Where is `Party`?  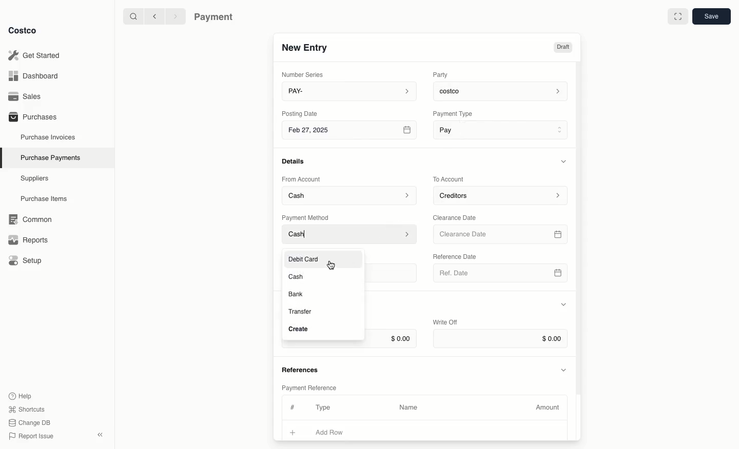
Party is located at coordinates (442, 74).